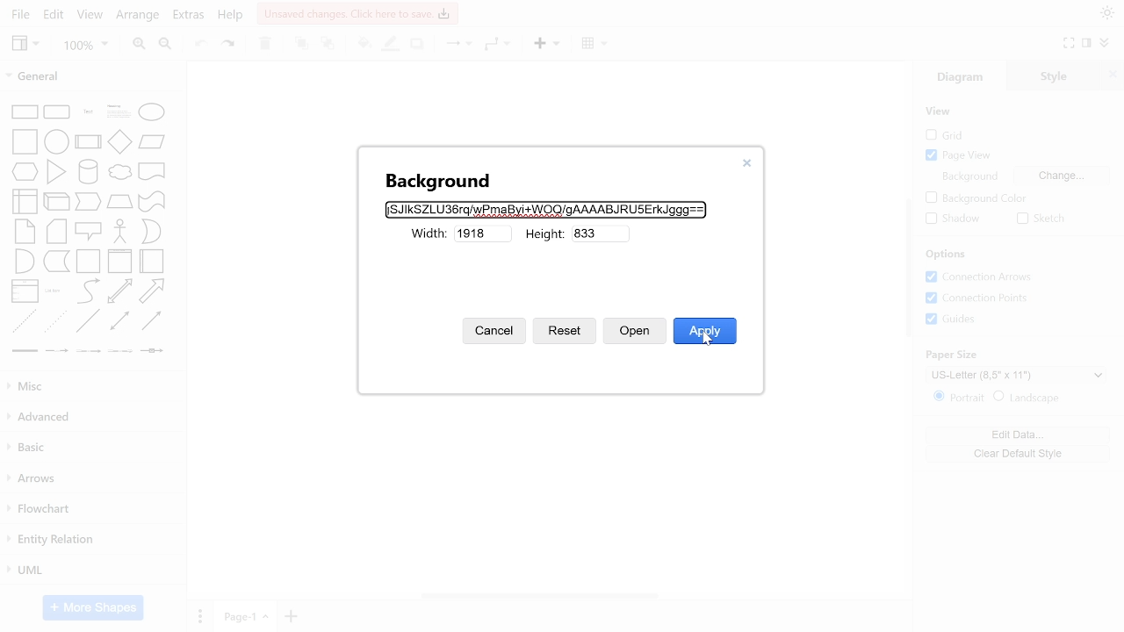  Describe the element at coordinates (1070, 43) in the screenshot. I see `full screen` at that location.